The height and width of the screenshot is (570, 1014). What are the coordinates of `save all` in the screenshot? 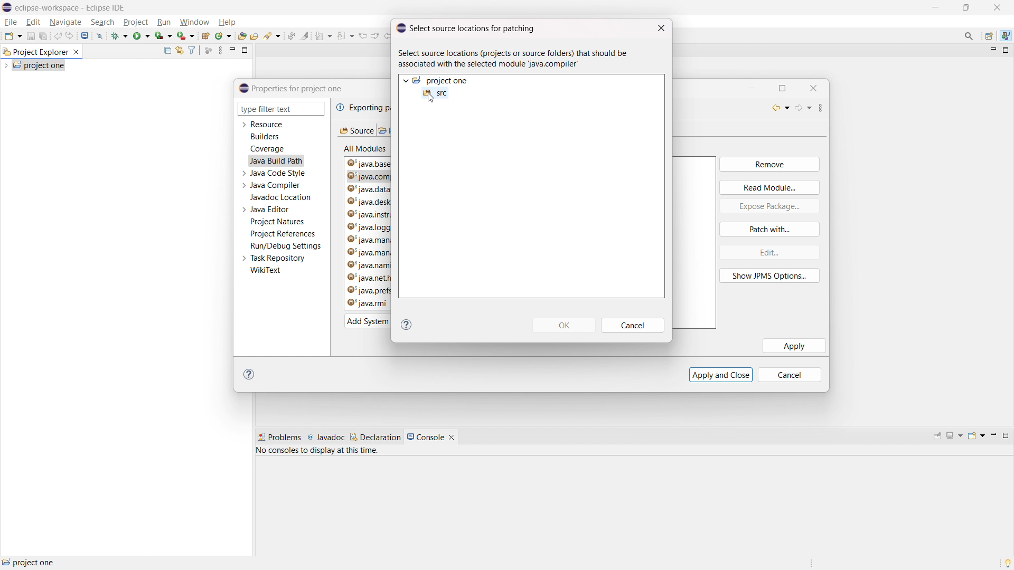 It's located at (44, 36).